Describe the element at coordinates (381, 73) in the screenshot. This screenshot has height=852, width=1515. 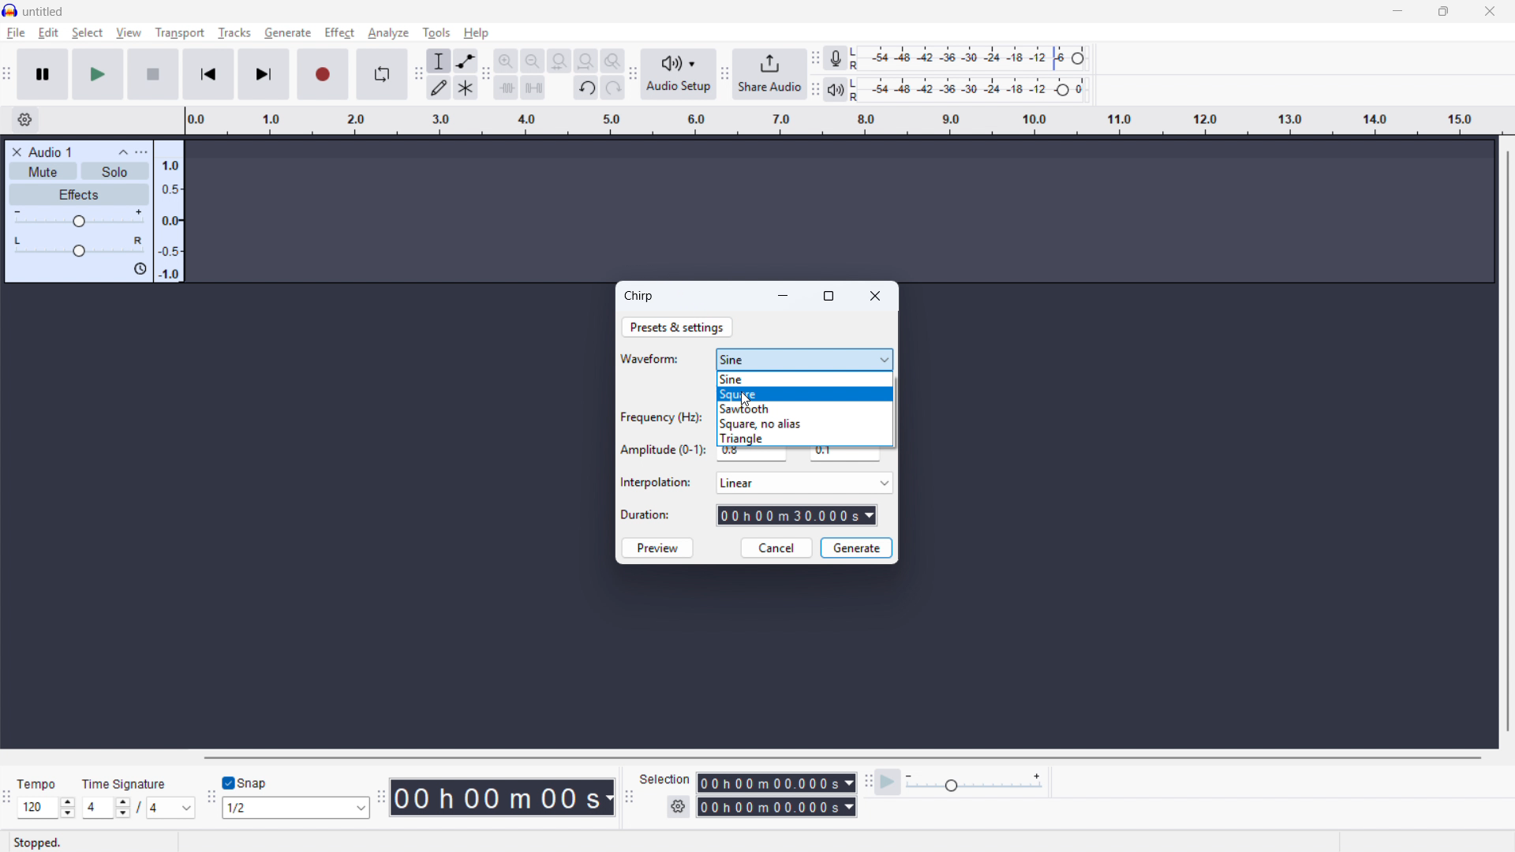
I see `Enable looping ` at that location.